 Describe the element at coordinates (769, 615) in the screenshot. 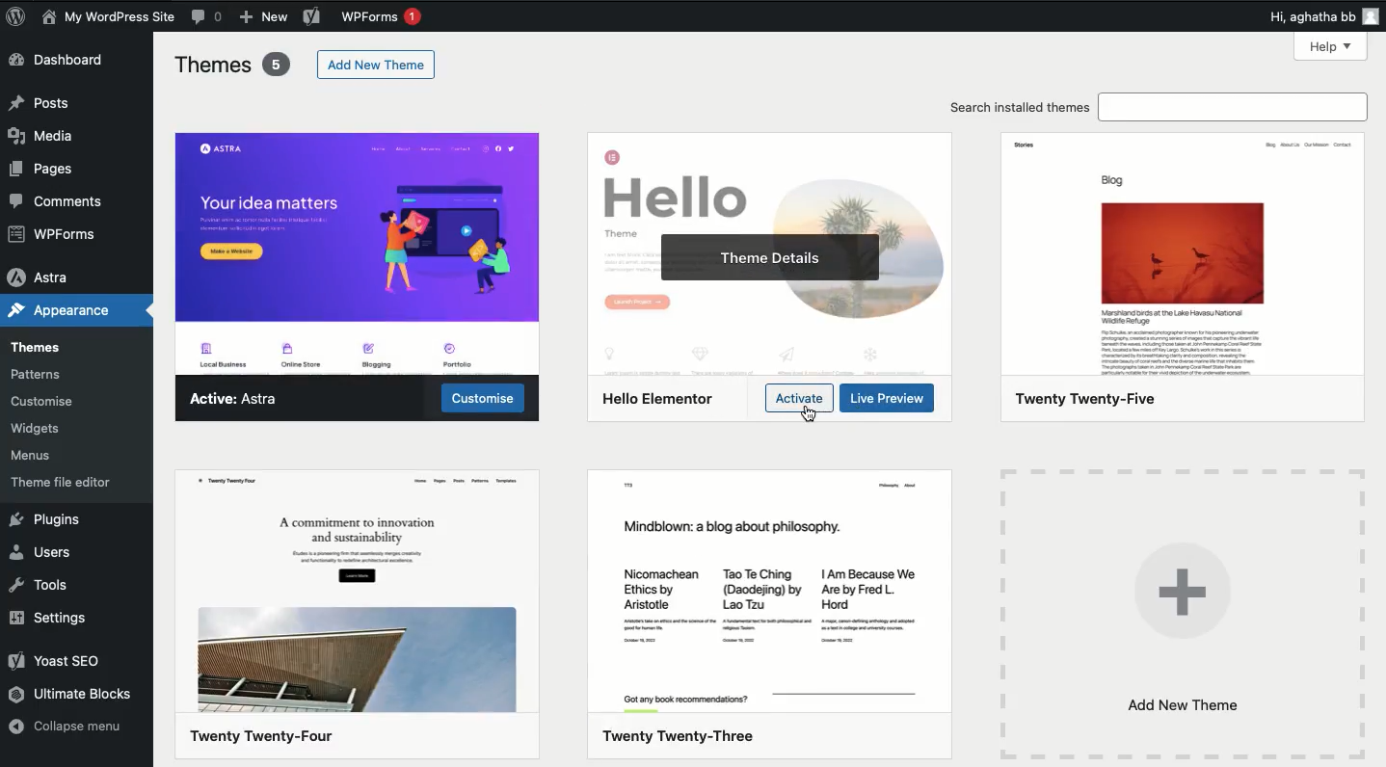

I see `2023` at that location.